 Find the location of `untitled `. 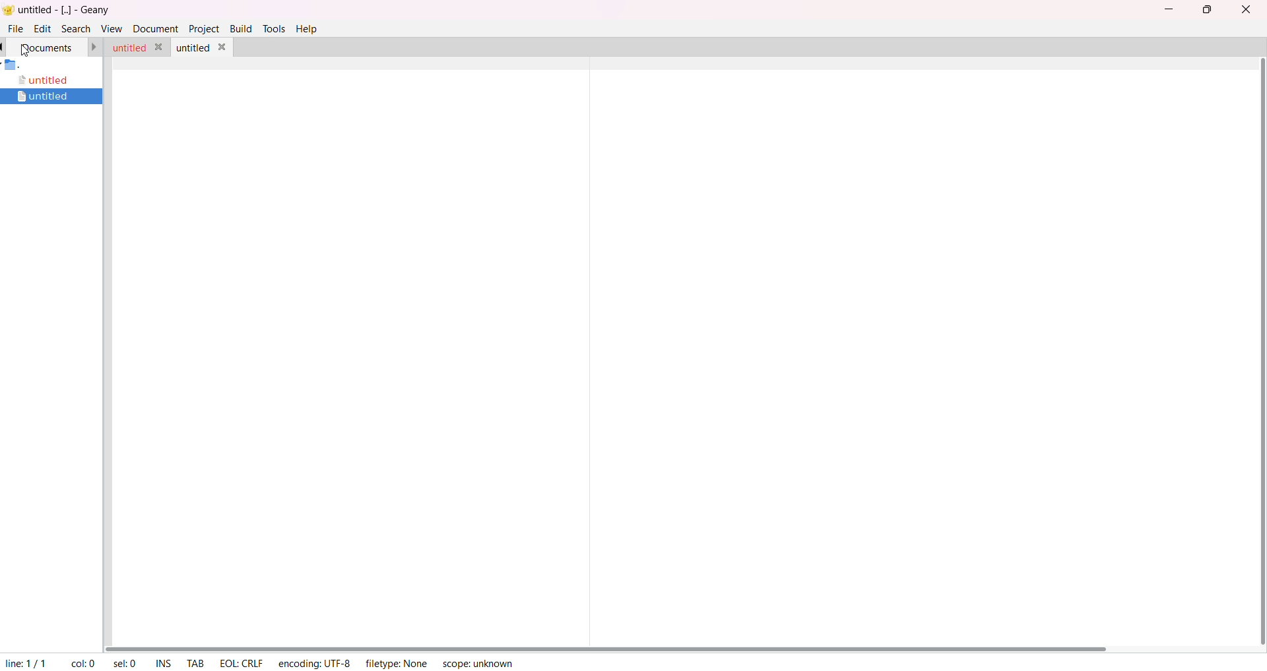

untitled  is located at coordinates (45, 80).